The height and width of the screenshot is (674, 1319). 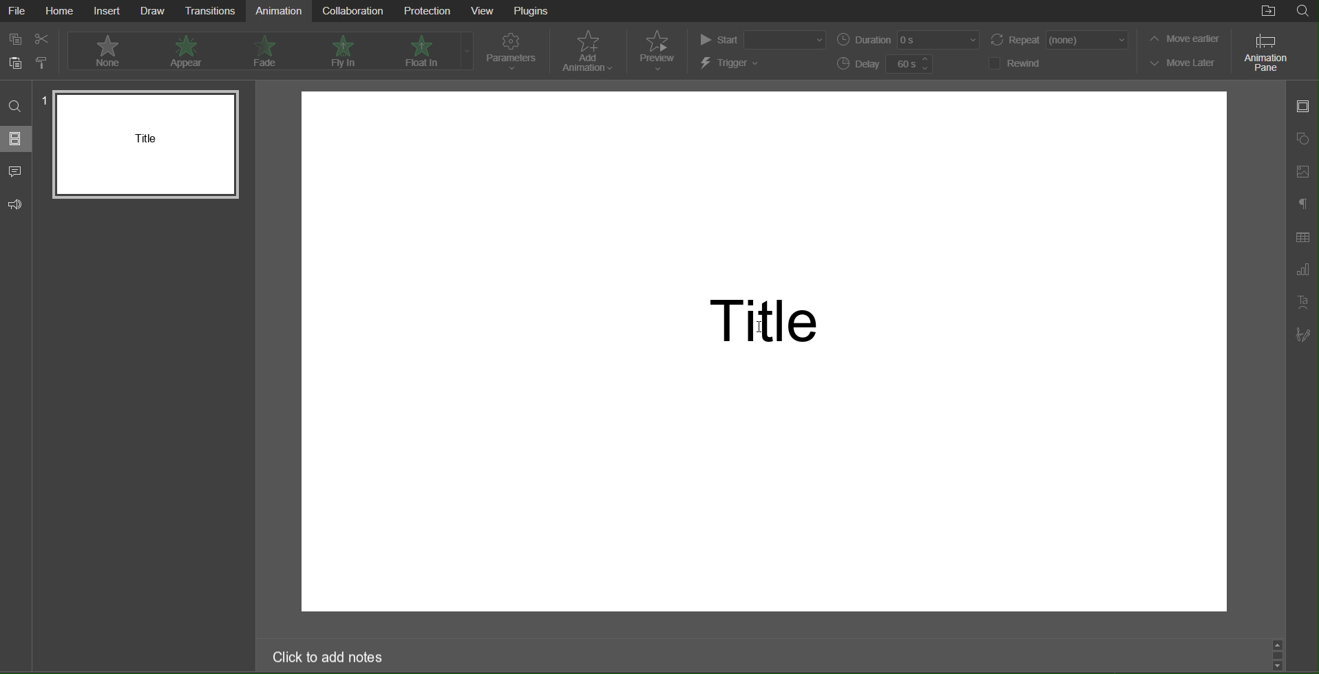 What do you see at coordinates (1302, 107) in the screenshot?
I see `Slide Settings` at bounding box center [1302, 107].